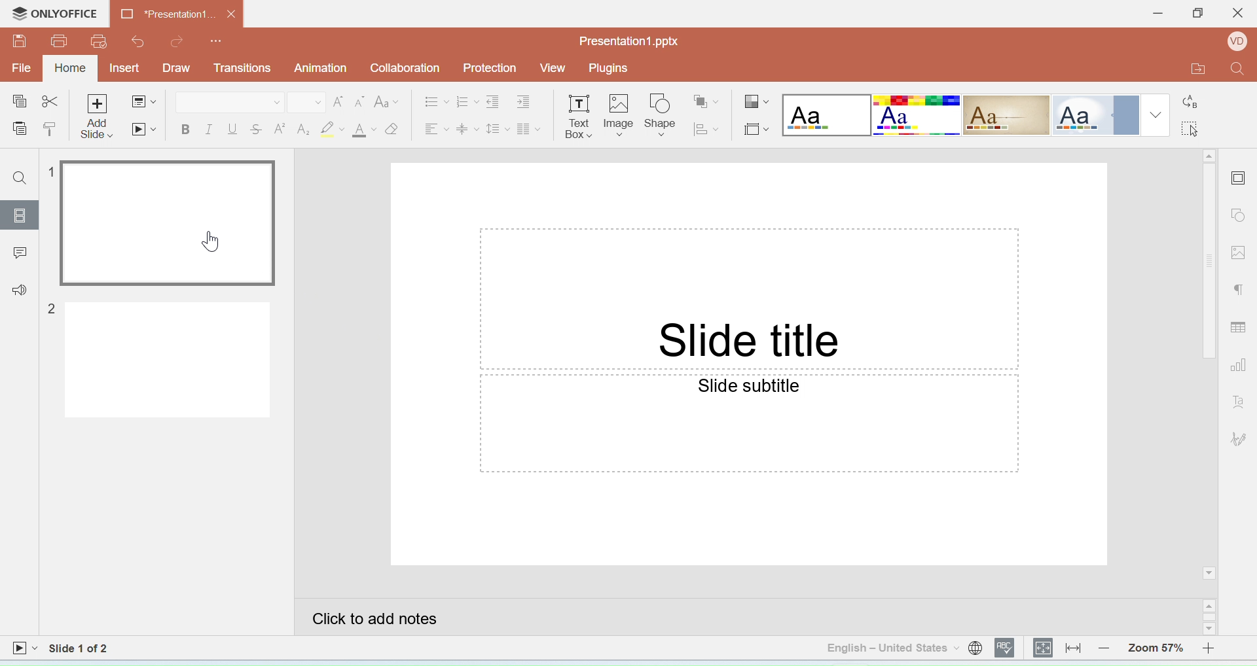 Image resolution: width=1257 pixels, height=666 pixels. What do you see at coordinates (19, 215) in the screenshot?
I see `Slides` at bounding box center [19, 215].